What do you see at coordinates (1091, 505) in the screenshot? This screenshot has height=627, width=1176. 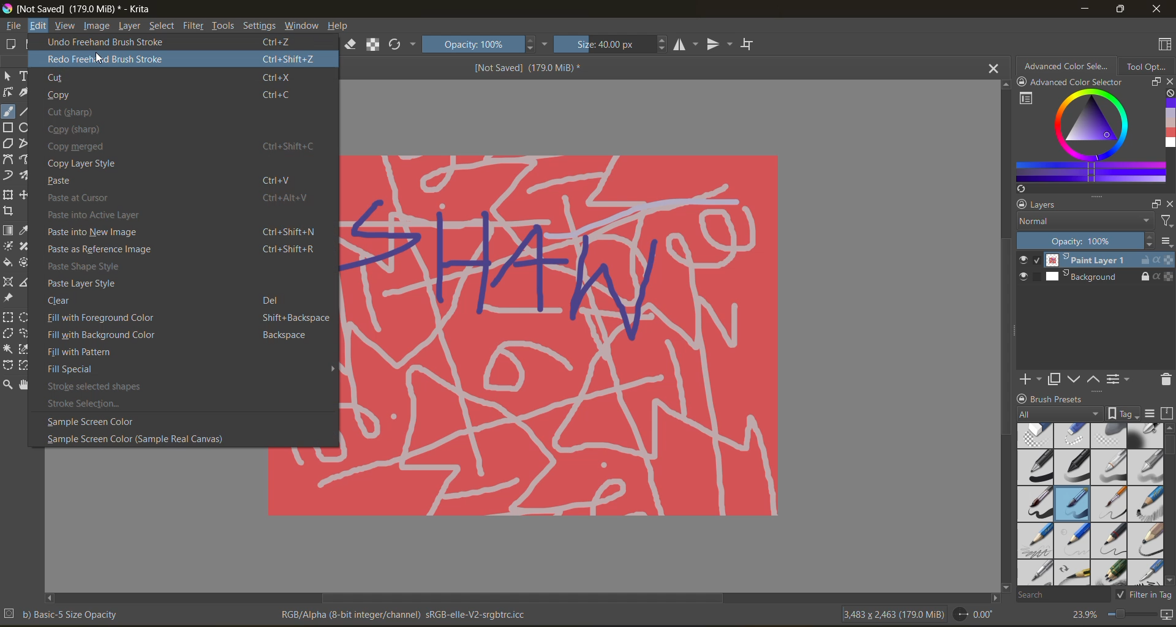 I see `brush presets` at bounding box center [1091, 505].